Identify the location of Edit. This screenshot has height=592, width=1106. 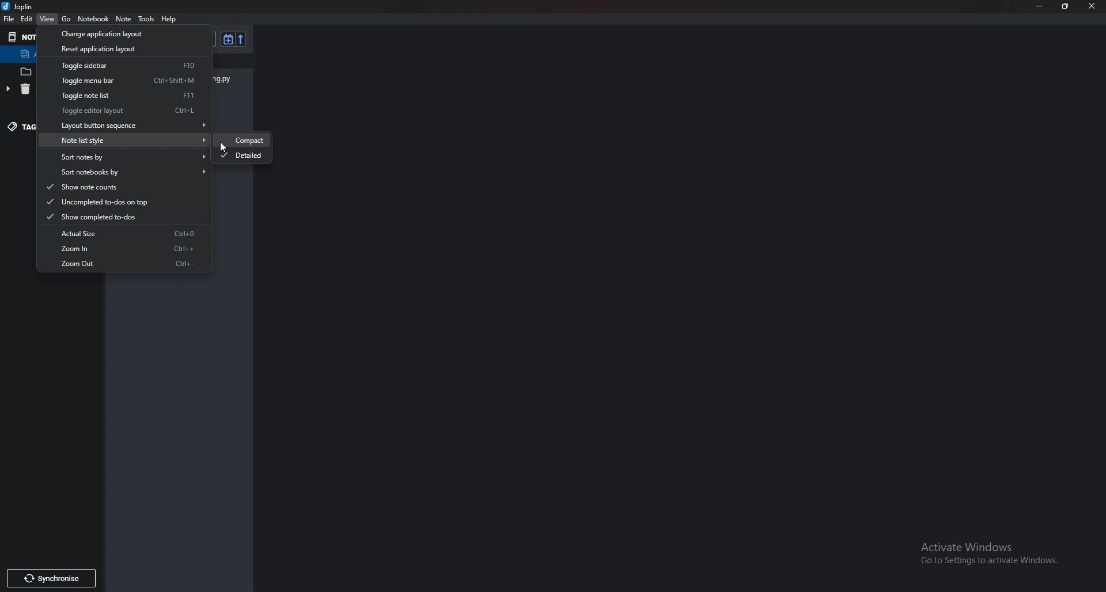
(27, 19).